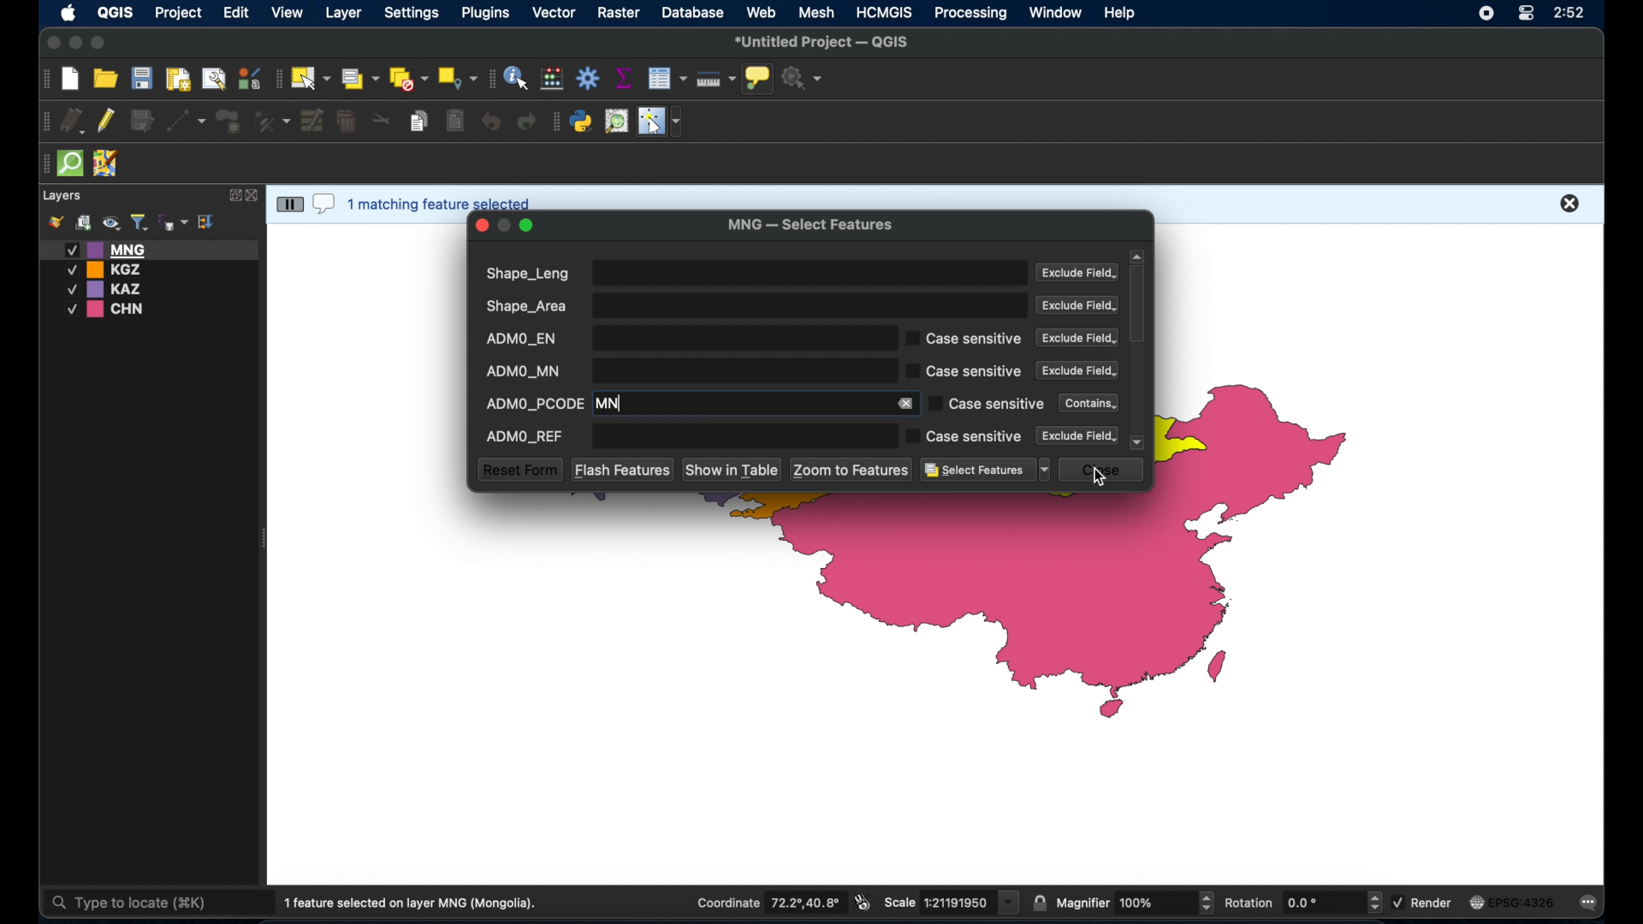 The width and height of the screenshot is (1643, 924). Describe the element at coordinates (141, 78) in the screenshot. I see `save project` at that location.